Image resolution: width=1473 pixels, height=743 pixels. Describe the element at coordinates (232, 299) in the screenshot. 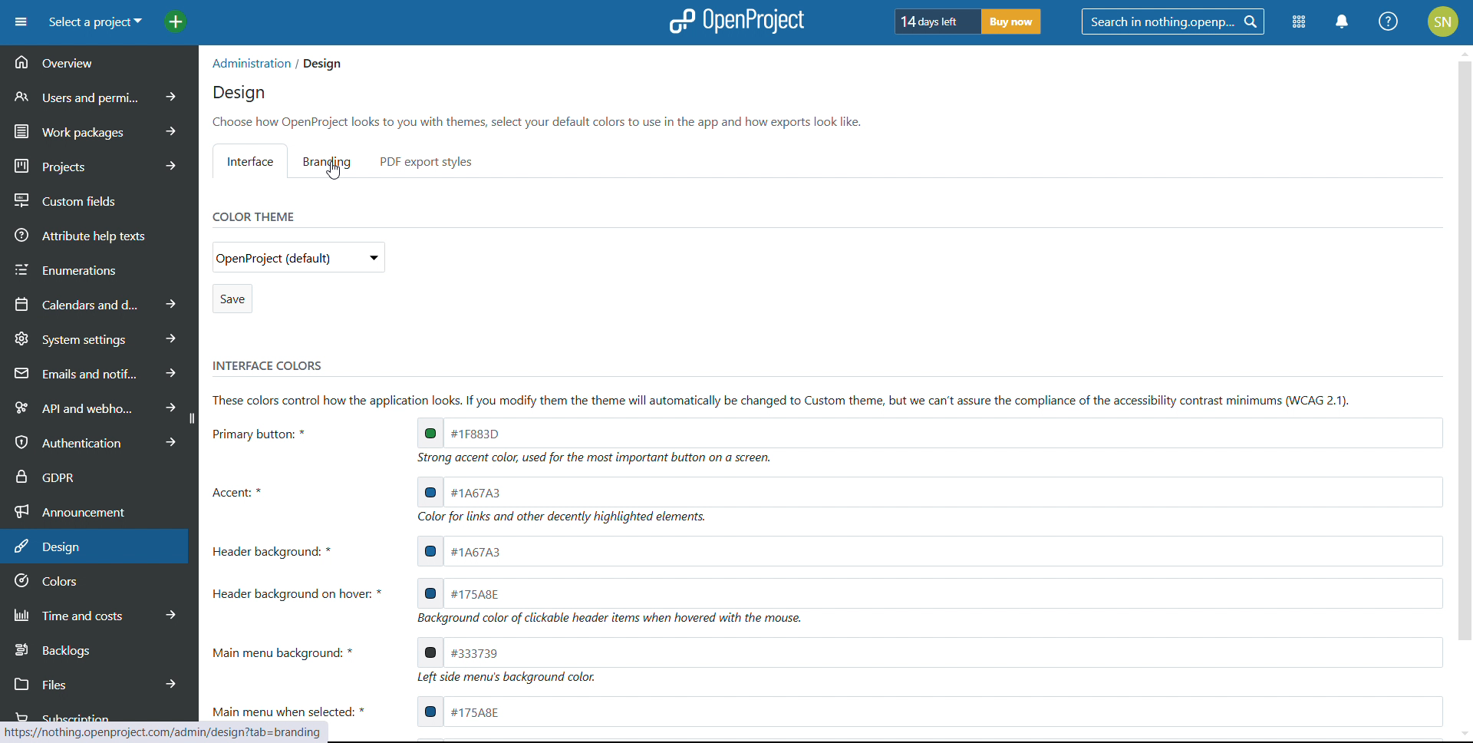

I see `save` at that location.